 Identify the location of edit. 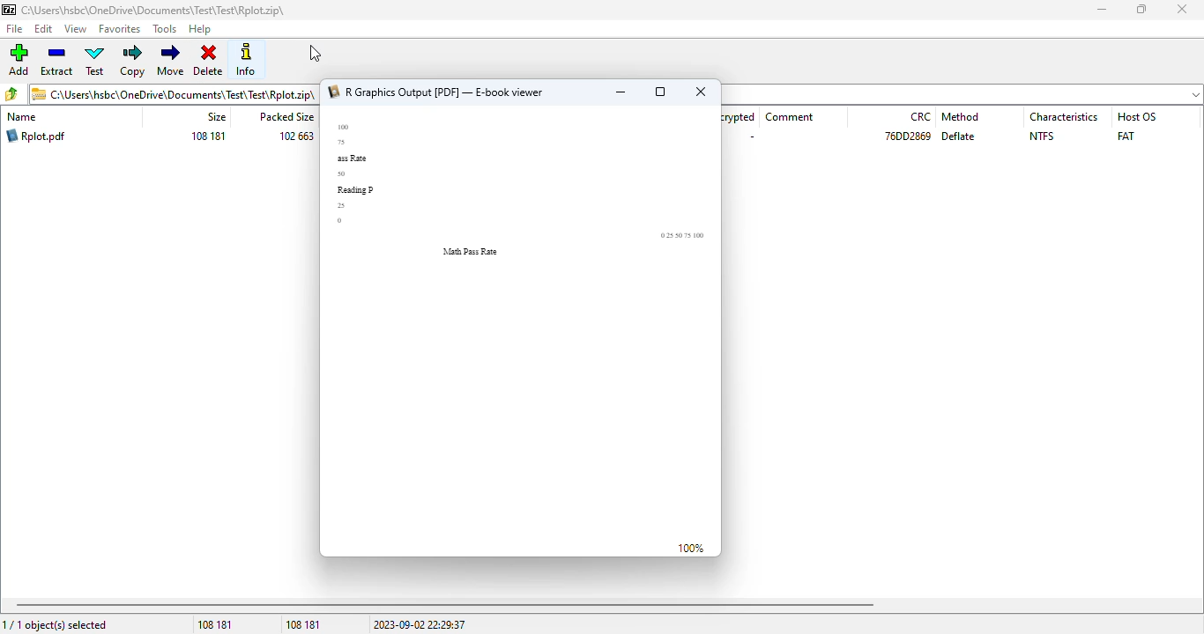
(44, 29).